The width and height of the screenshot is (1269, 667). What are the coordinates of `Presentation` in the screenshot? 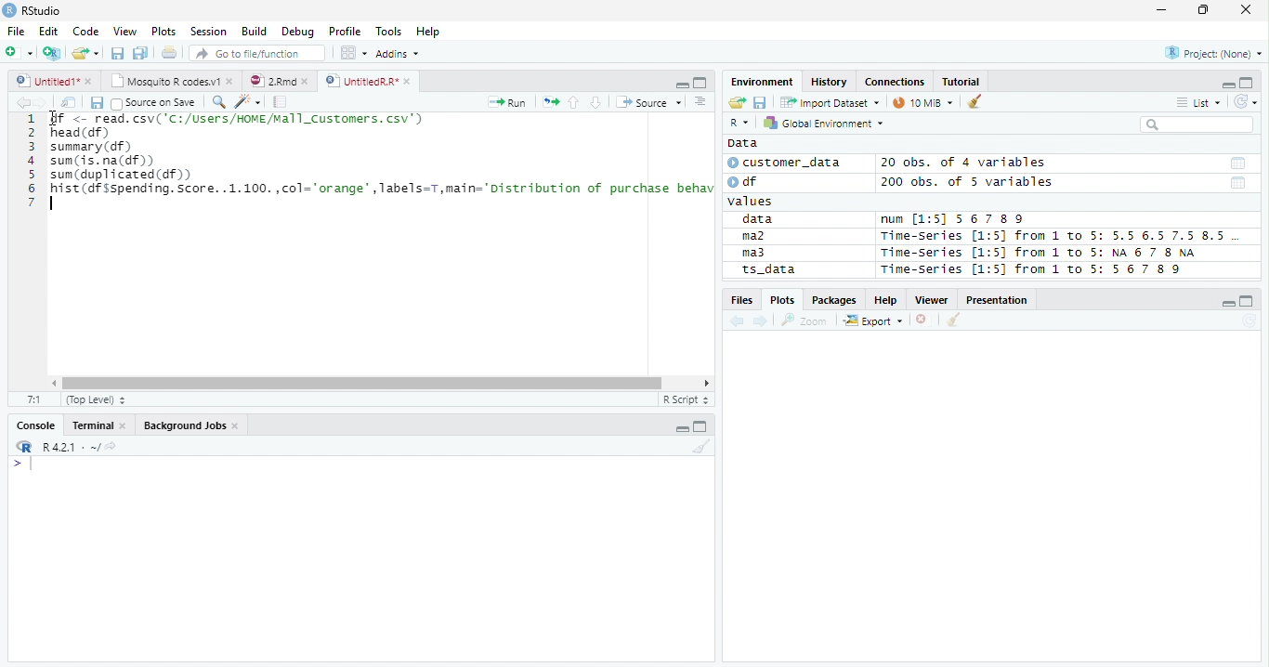 It's located at (1000, 300).